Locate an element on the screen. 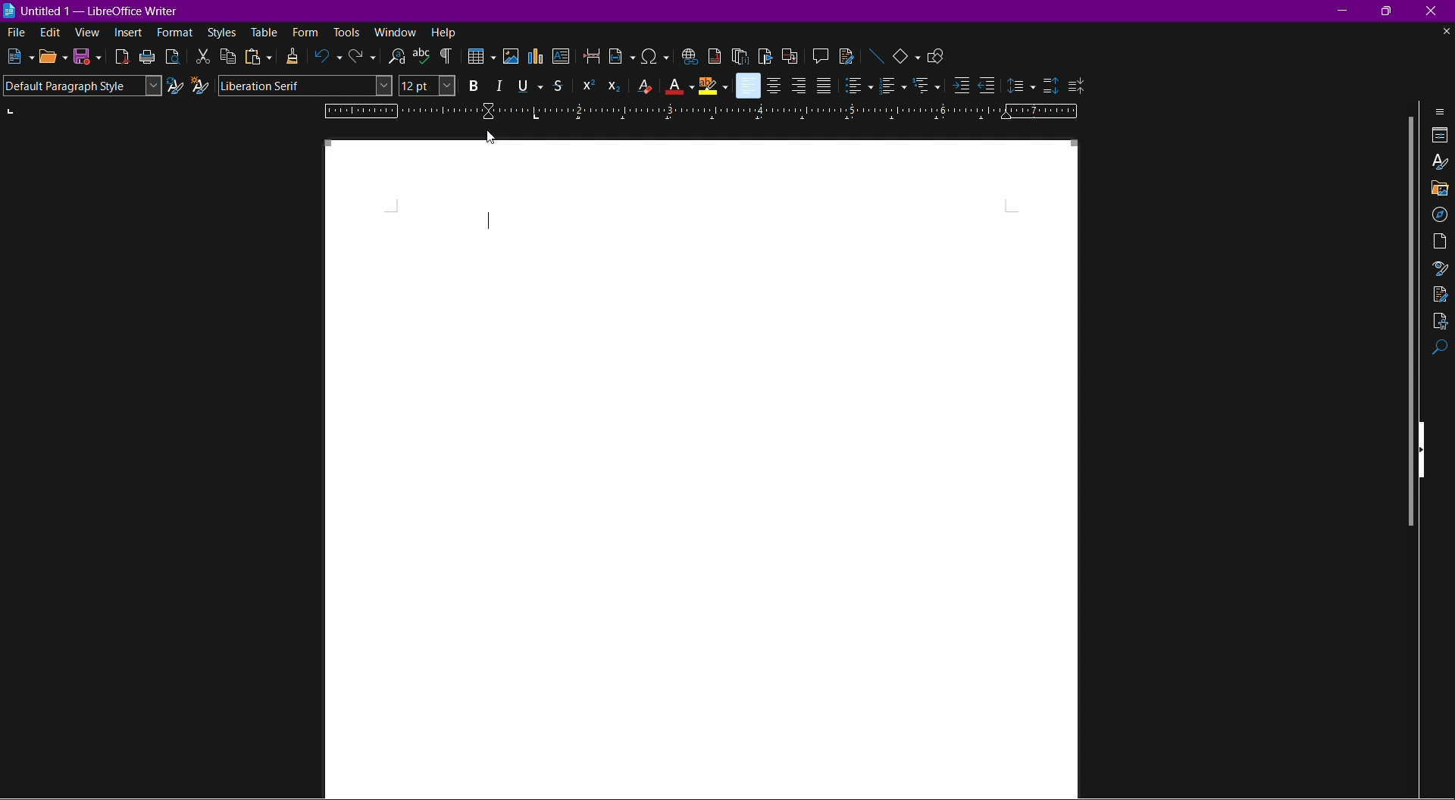 Image resolution: width=1455 pixels, height=800 pixels. Superscript is located at coordinates (586, 85).